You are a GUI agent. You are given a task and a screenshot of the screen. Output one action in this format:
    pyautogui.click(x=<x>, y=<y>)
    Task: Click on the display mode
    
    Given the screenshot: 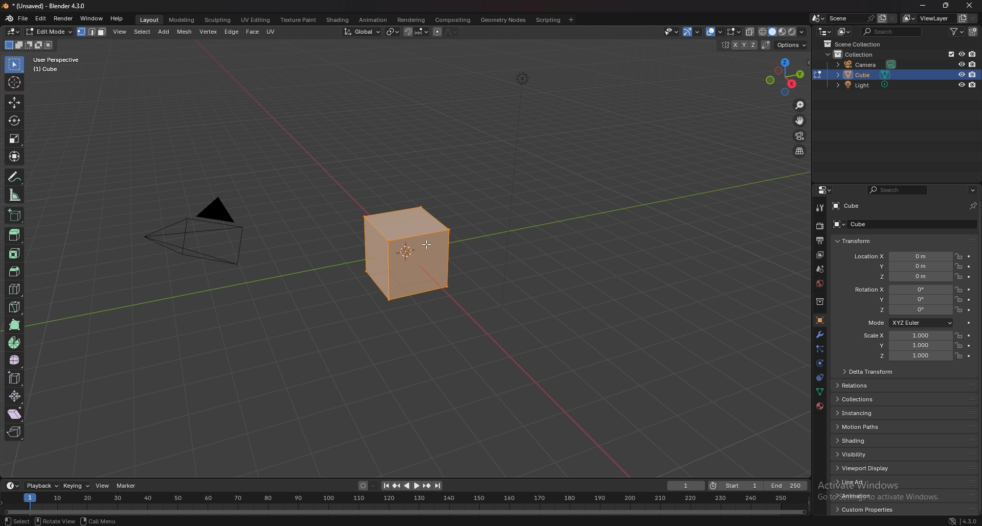 What is the action you would take?
    pyautogui.click(x=844, y=32)
    